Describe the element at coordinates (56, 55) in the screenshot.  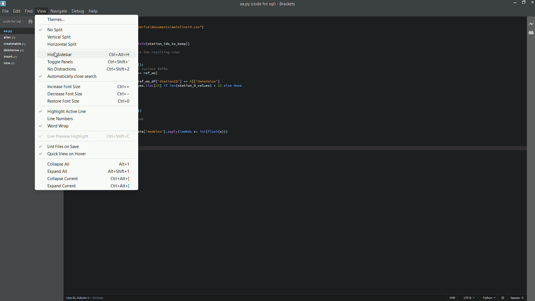
I see `Cursor` at that location.